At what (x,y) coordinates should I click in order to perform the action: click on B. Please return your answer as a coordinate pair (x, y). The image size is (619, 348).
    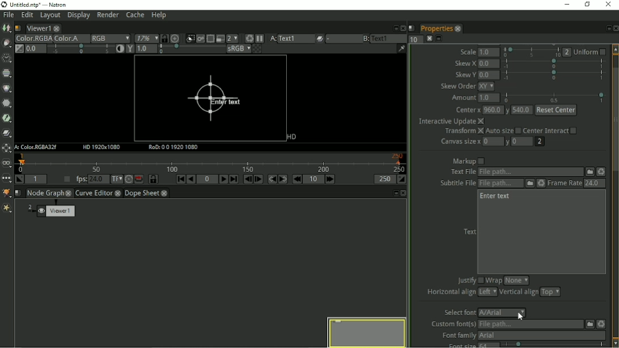
    Looking at the image, I should click on (365, 39).